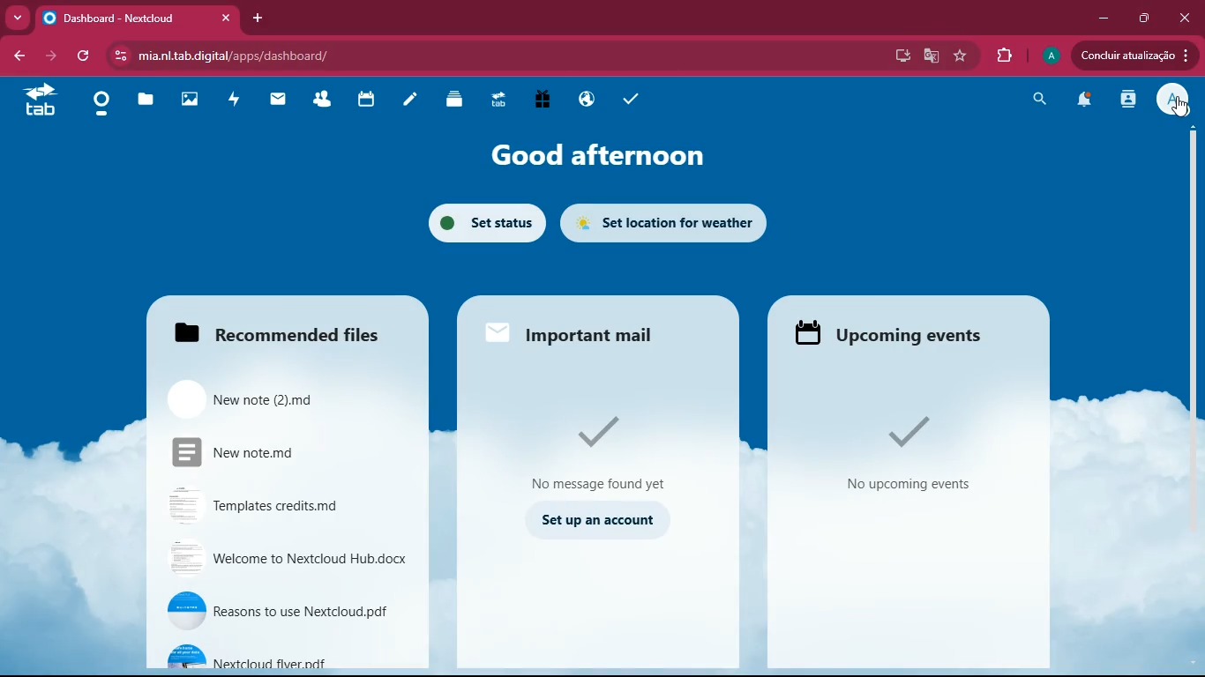 The width and height of the screenshot is (1205, 677). What do you see at coordinates (502, 100) in the screenshot?
I see `tab` at bounding box center [502, 100].